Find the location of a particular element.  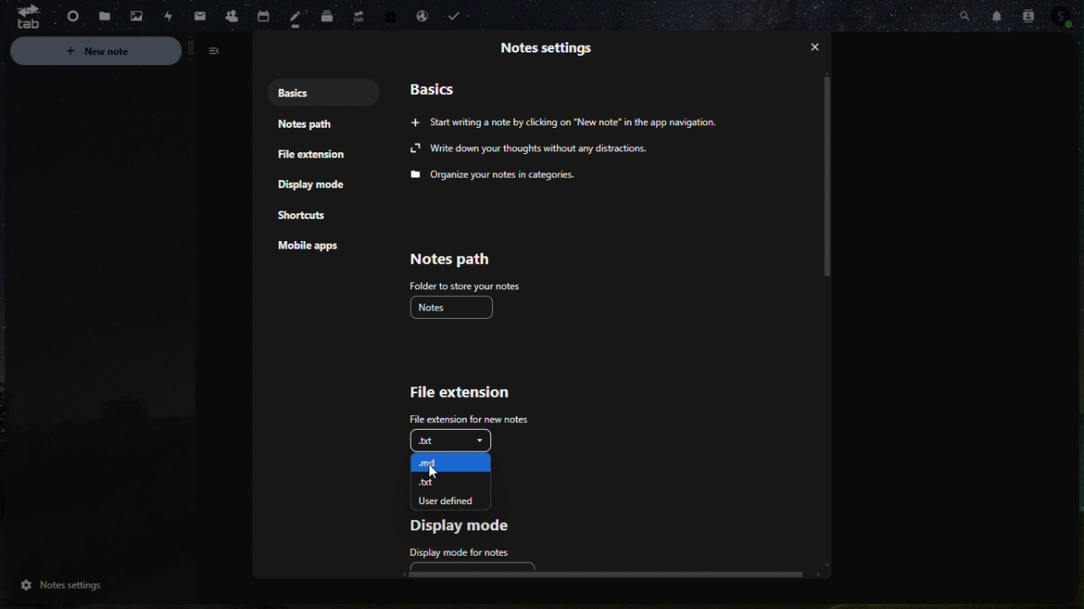

Contacts is located at coordinates (230, 14).